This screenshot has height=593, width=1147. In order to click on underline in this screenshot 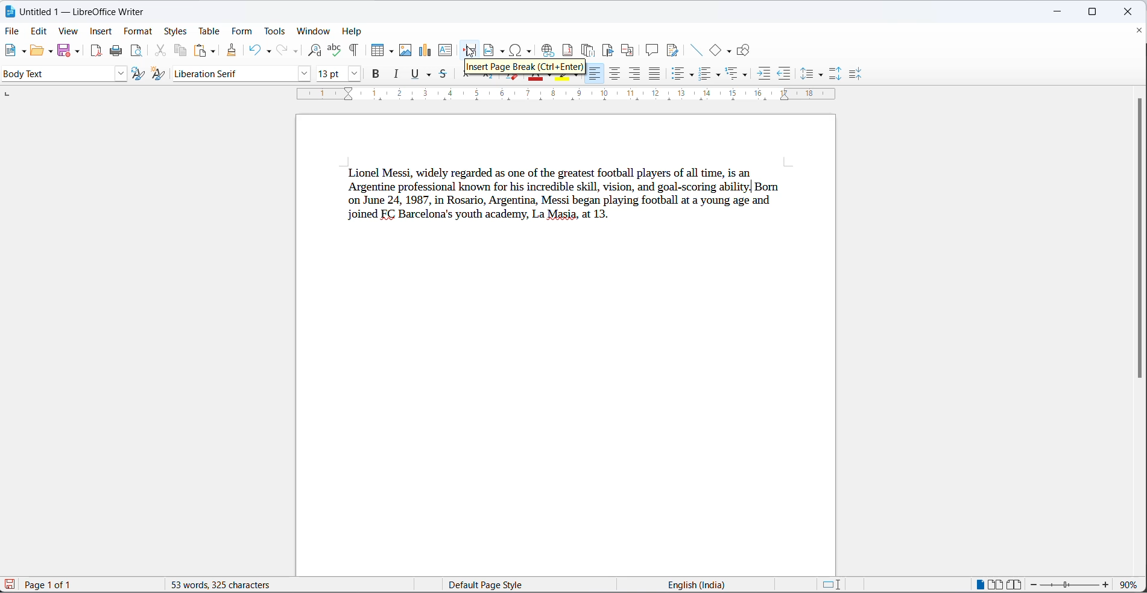, I will do `click(416, 75)`.